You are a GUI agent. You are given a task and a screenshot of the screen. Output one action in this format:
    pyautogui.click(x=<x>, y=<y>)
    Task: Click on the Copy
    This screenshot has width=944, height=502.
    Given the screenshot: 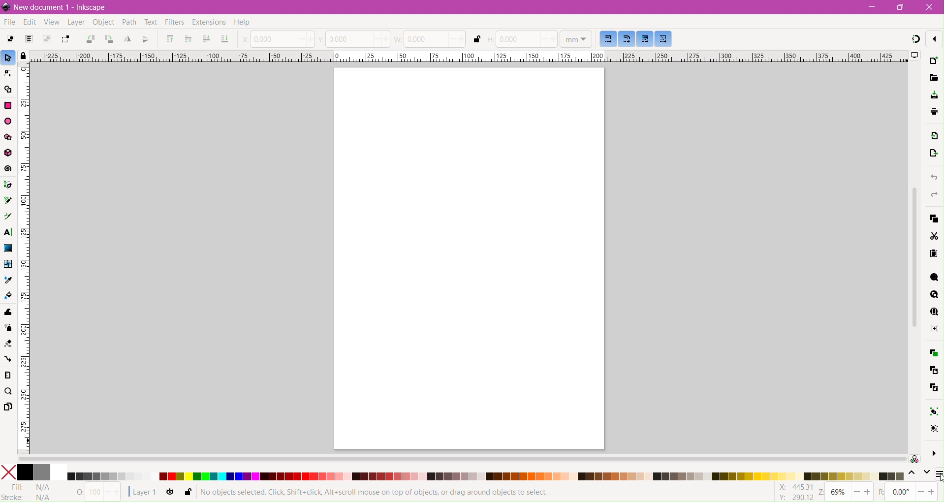 What is the action you would take?
    pyautogui.click(x=933, y=219)
    